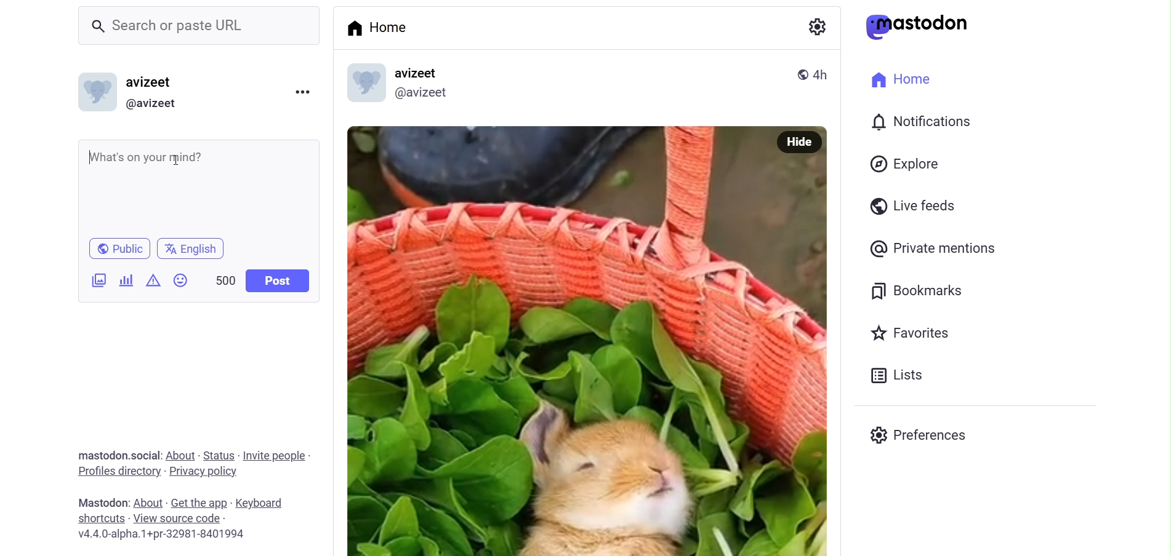 Image resolution: width=1171 pixels, height=556 pixels. Describe the element at coordinates (379, 28) in the screenshot. I see `Home` at that location.